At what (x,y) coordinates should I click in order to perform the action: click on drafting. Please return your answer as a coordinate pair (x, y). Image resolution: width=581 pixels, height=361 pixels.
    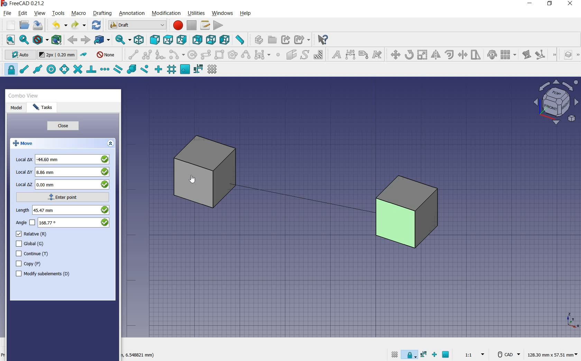
    Looking at the image, I should click on (102, 13).